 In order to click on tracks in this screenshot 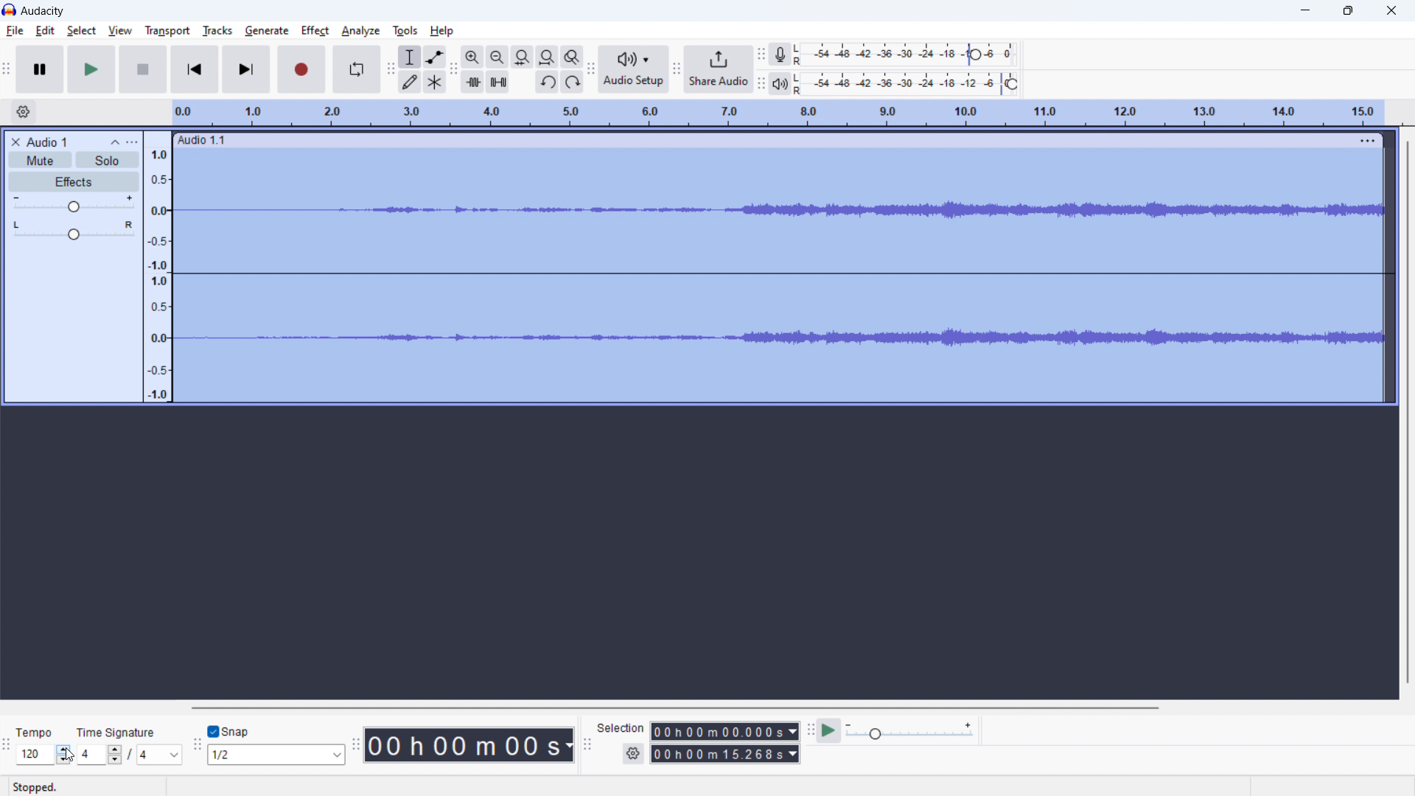, I will do `click(217, 31)`.